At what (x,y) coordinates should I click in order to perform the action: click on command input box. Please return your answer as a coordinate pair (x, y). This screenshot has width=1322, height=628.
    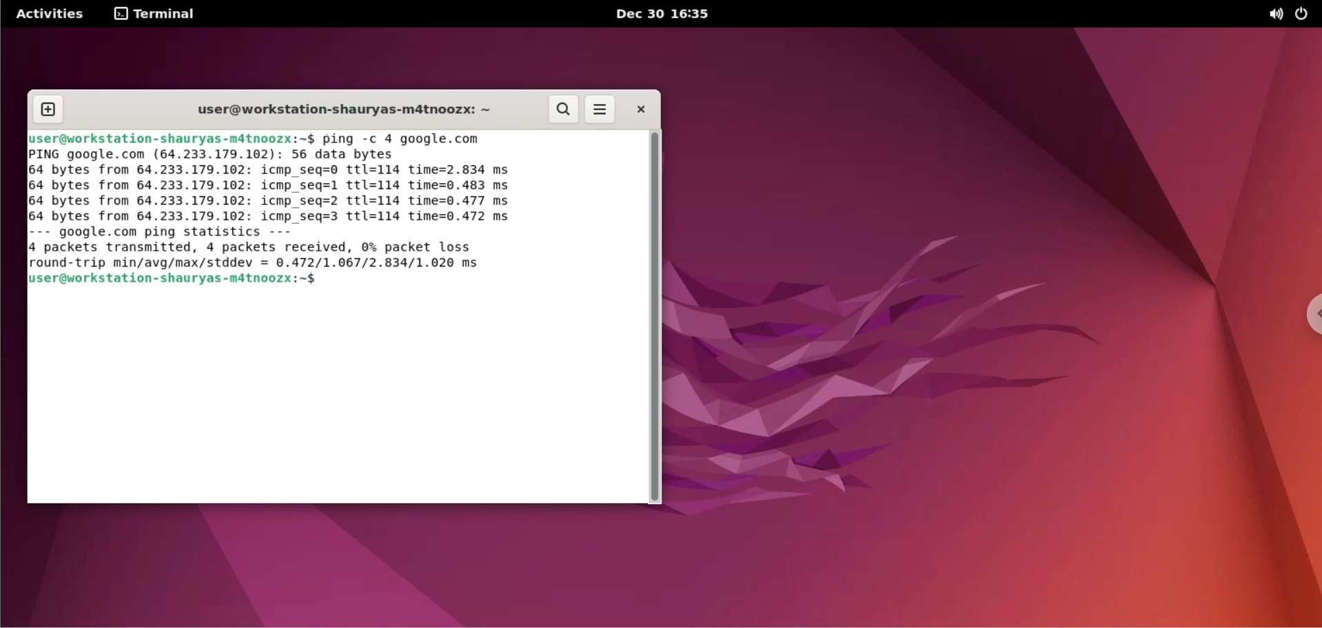
    Looking at the image, I should click on (333, 397).